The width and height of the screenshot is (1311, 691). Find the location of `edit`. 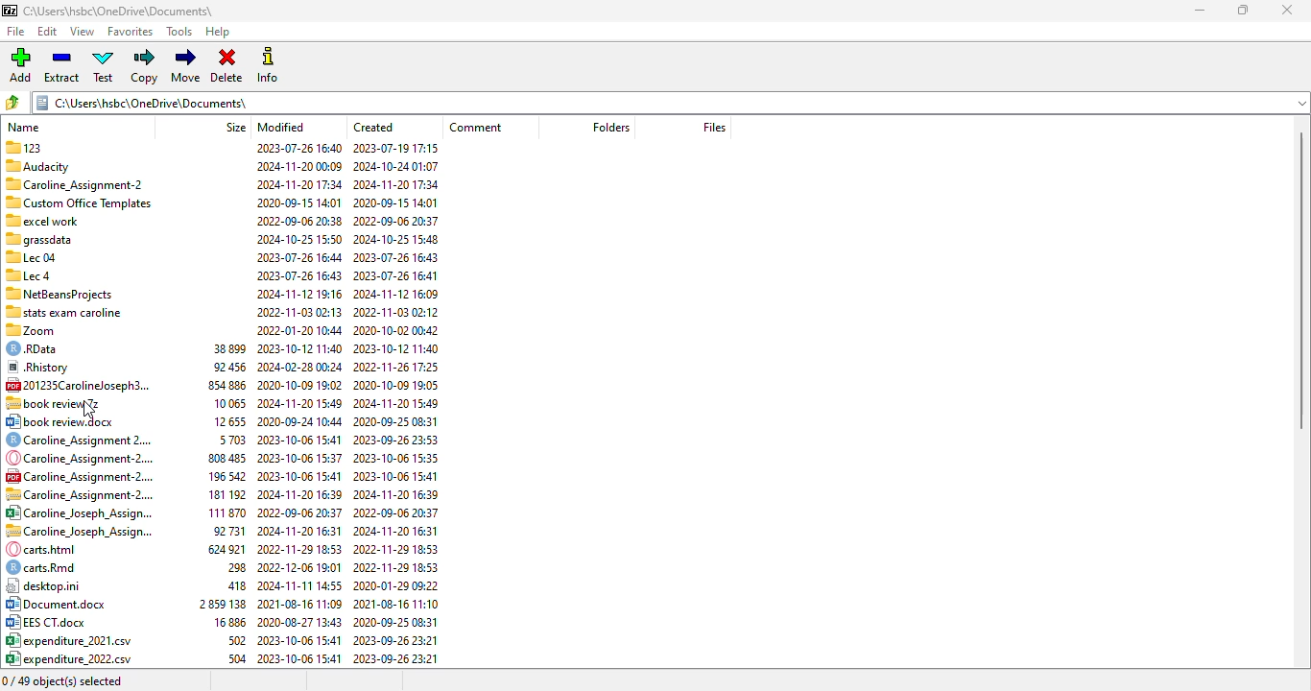

edit is located at coordinates (47, 31).